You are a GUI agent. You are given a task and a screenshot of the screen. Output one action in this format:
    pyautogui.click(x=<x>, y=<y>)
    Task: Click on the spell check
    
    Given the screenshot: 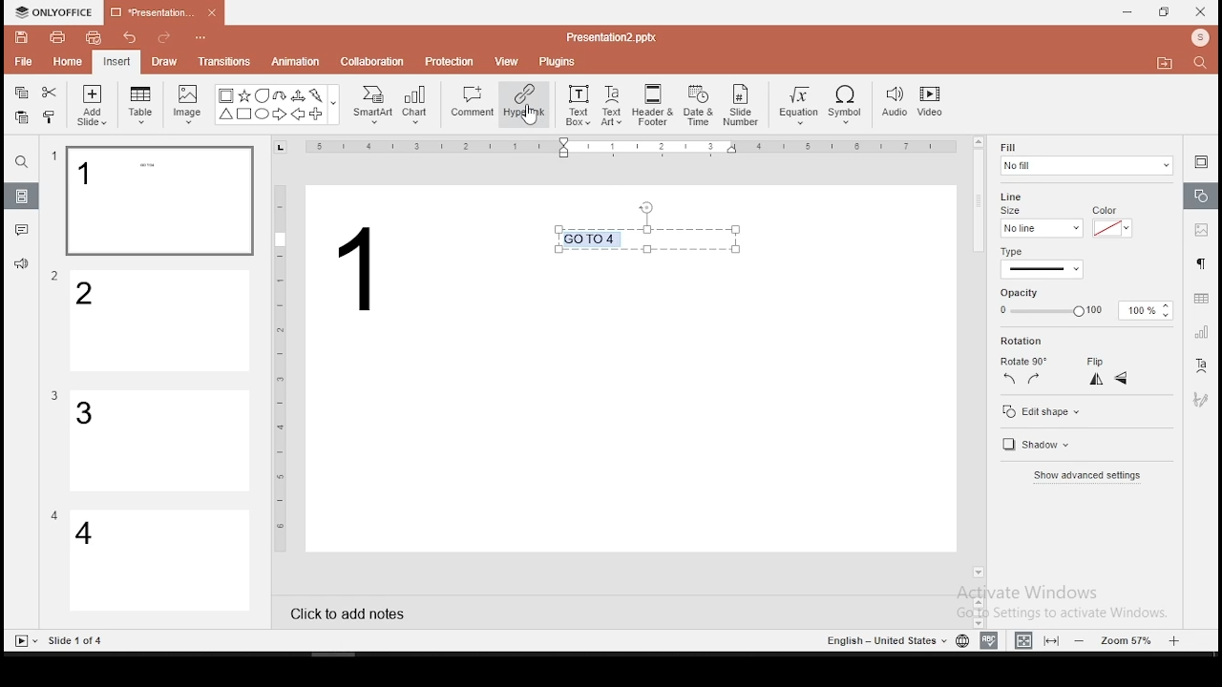 What is the action you would take?
    pyautogui.click(x=989, y=640)
    